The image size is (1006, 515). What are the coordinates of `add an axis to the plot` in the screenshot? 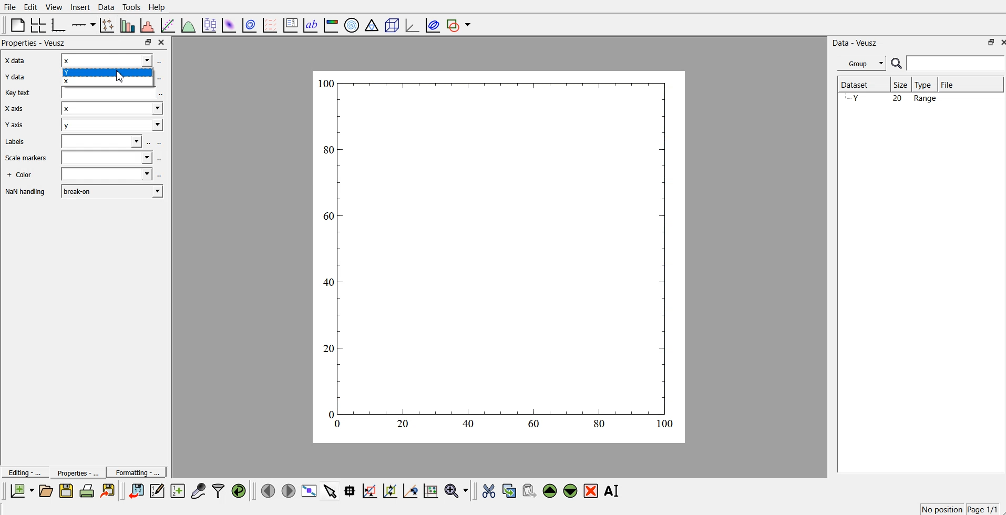 It's located at (84, 24).